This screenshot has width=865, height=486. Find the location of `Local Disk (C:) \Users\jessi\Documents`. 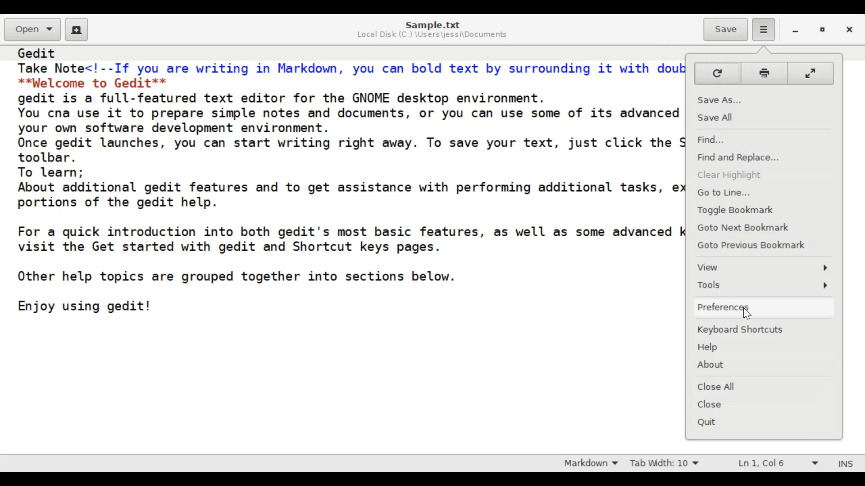

Local Disk (C:) \Users\jessi\Documents is located at coordinates (432, 36).